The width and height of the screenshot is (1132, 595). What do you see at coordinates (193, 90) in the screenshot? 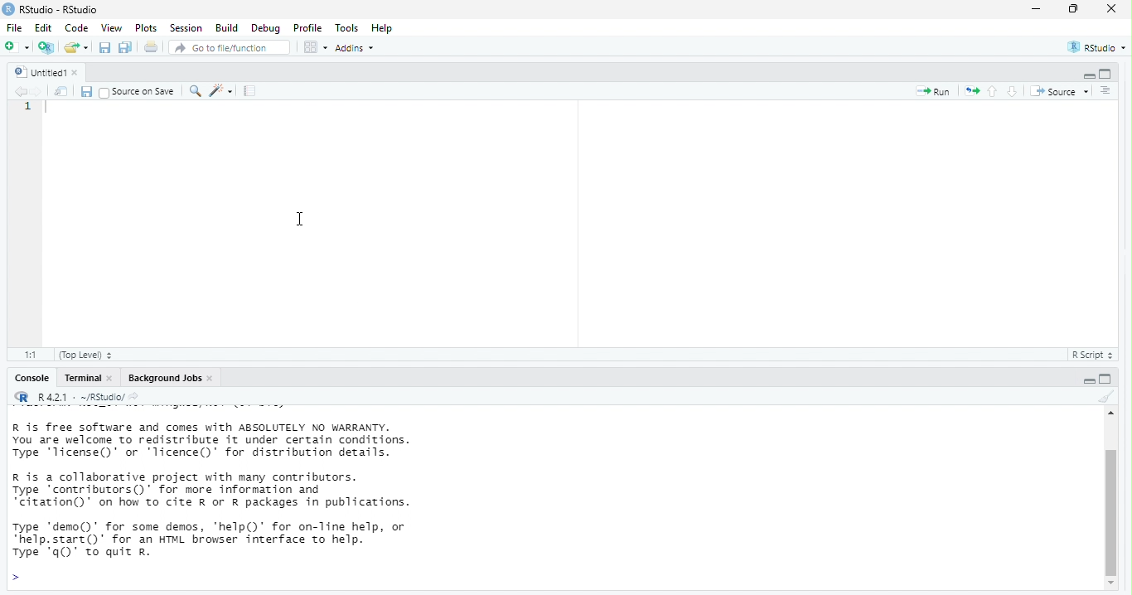
I see `find/replace` at bounding box center [193, 90].